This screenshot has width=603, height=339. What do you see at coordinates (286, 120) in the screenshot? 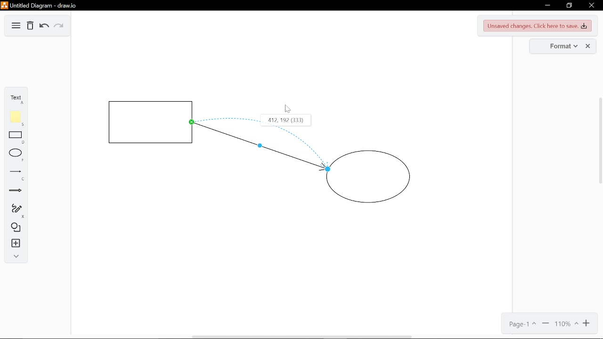
I see `412.192 (333)` at bounding box center [286, 120].